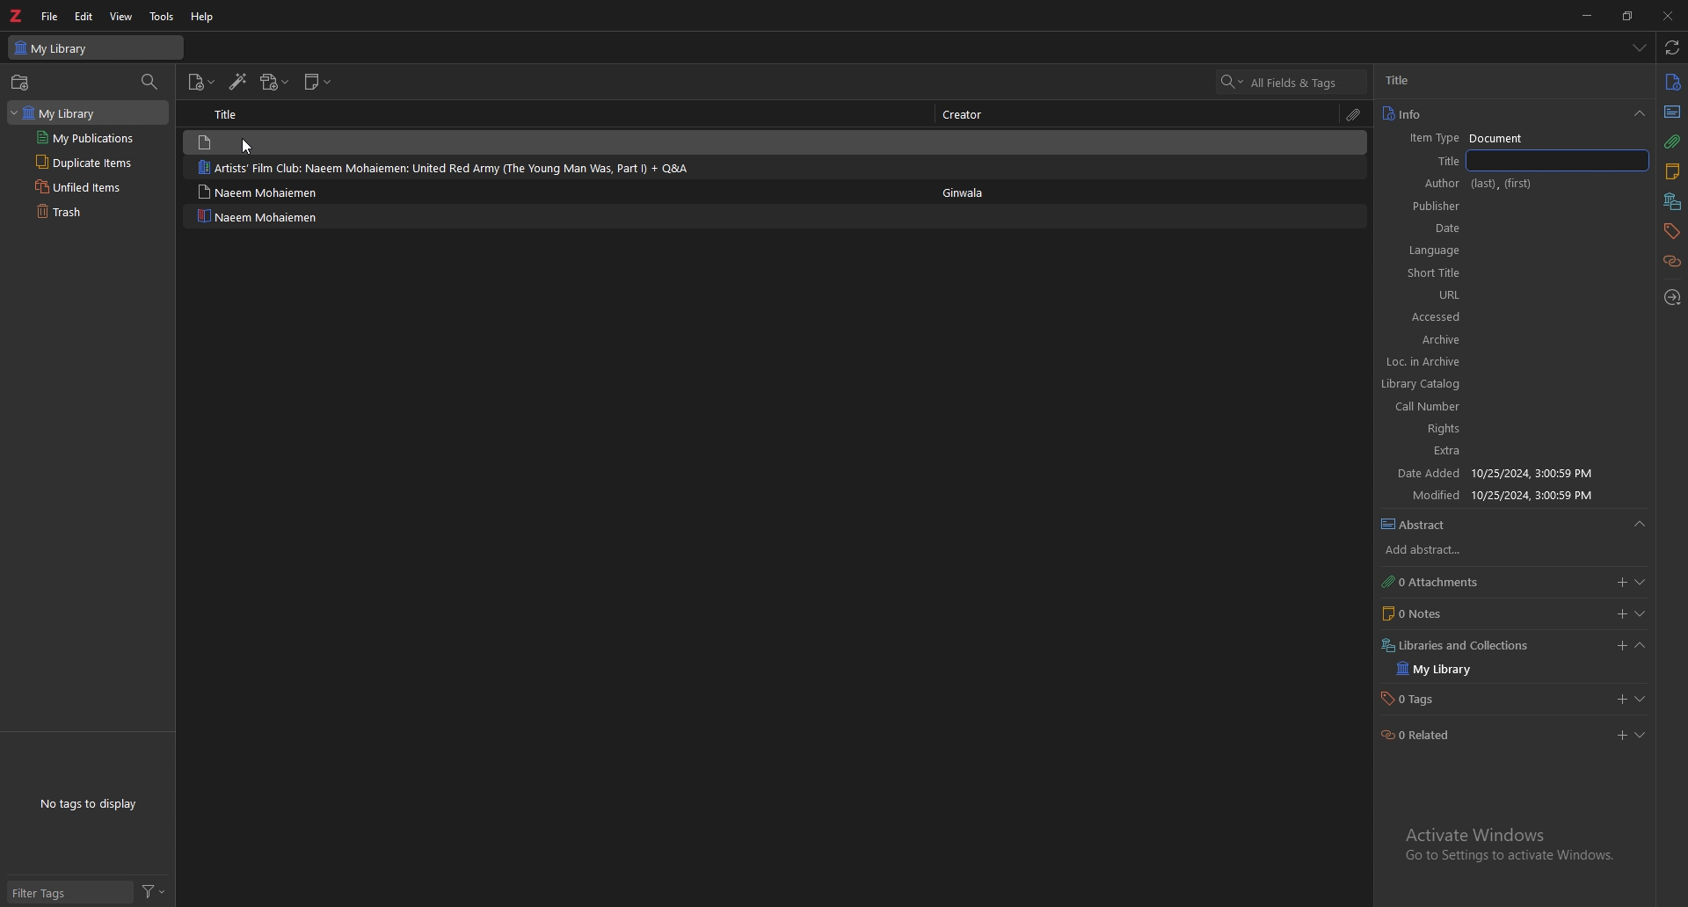 This screenshot has height=907, width=1688. I want to click on info, so click(1499, 114).